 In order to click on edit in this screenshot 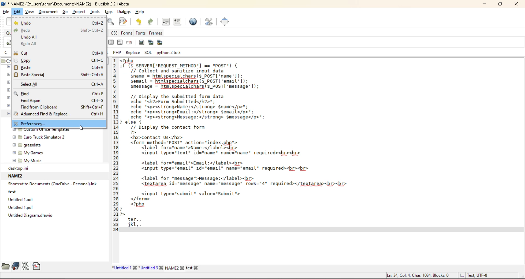, I will do `click(16, 12)`.